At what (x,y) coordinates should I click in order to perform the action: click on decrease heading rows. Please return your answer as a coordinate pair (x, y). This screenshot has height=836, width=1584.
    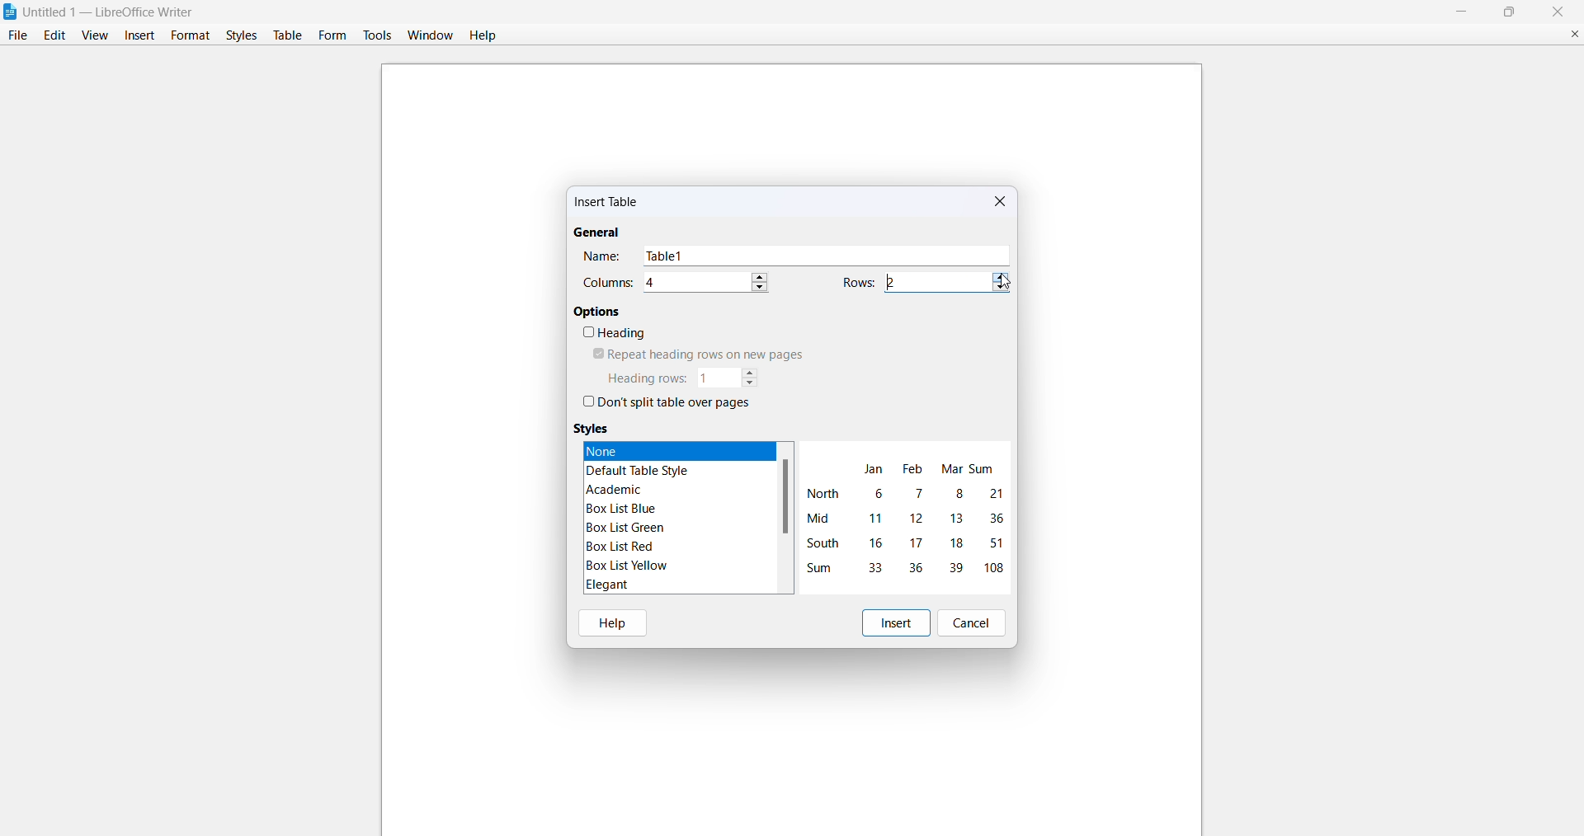
    Looking at the image, I should click on (751, 384).